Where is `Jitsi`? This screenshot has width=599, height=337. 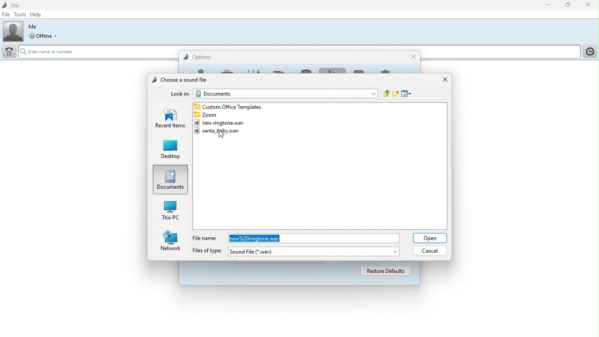
Jitsi is located at coordinates (12, 4).